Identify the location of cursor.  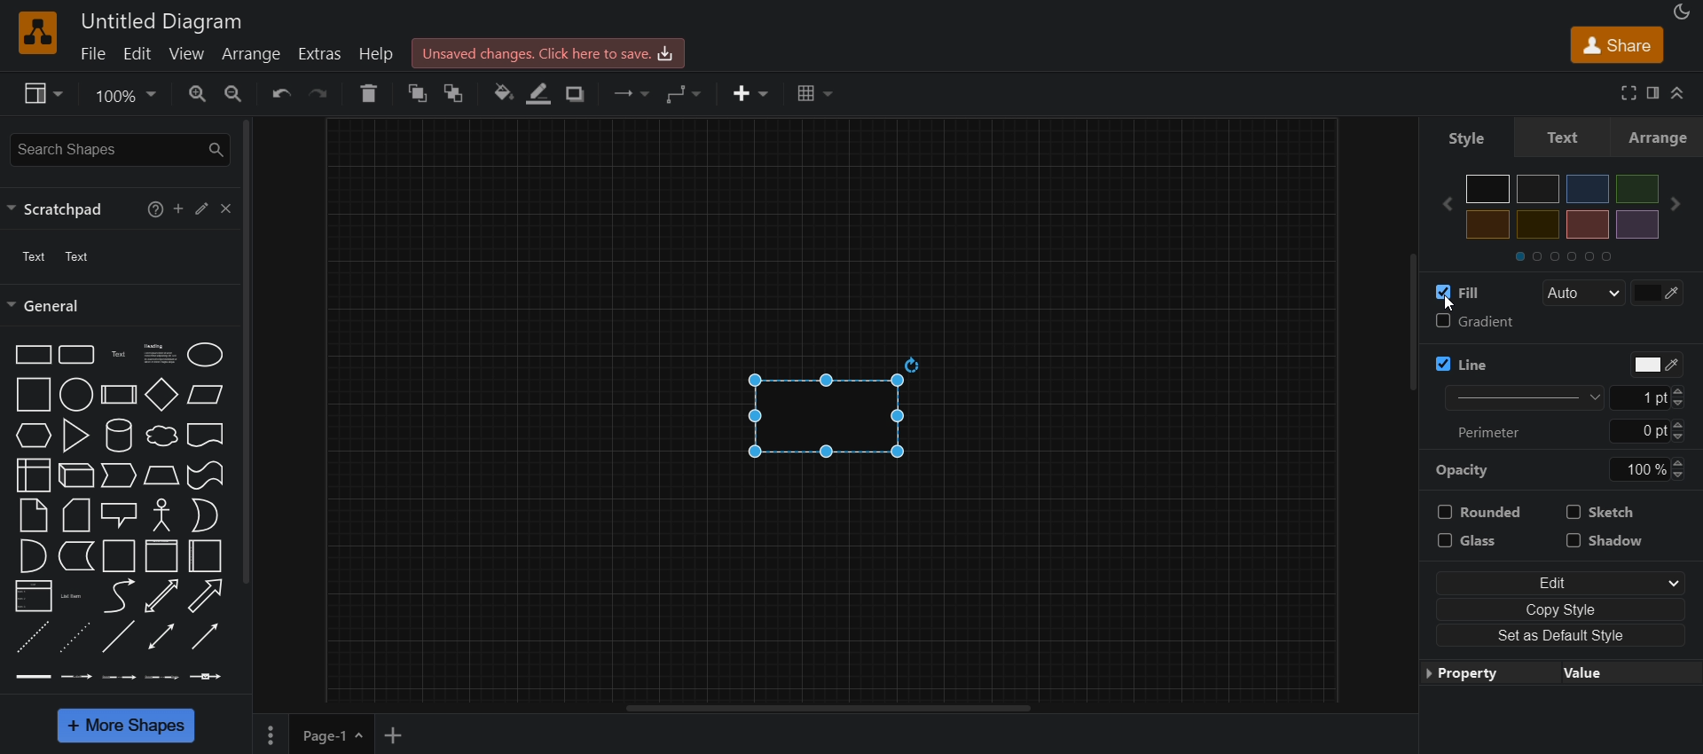
(1453, 305).